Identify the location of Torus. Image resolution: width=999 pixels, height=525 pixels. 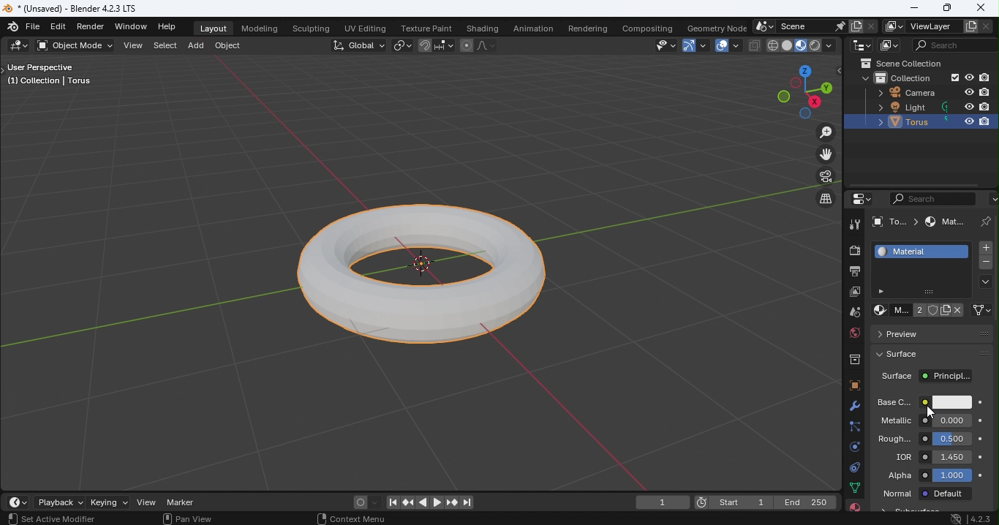
(889, 122).